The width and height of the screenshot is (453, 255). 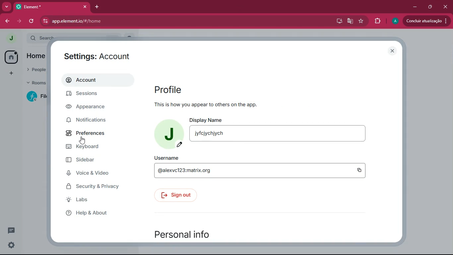 What do you see at coordinates (377, 22) in the screenshot?
I see `extensions` at bounding box center [377, 22].